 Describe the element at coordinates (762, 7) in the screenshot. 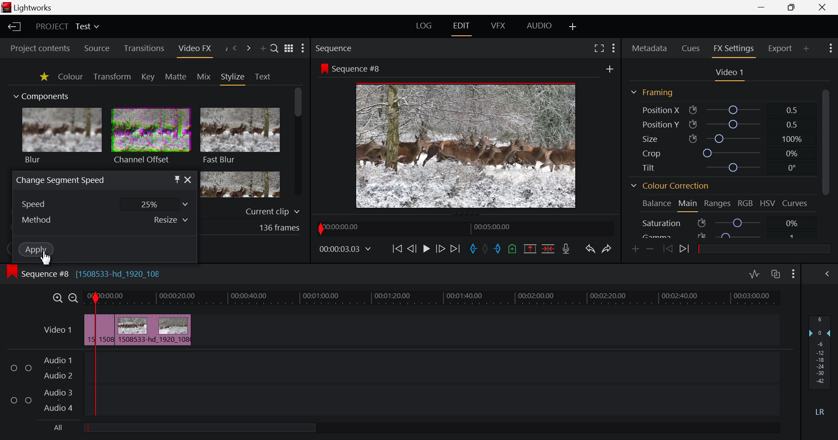

I see `Restore Down` at that location.